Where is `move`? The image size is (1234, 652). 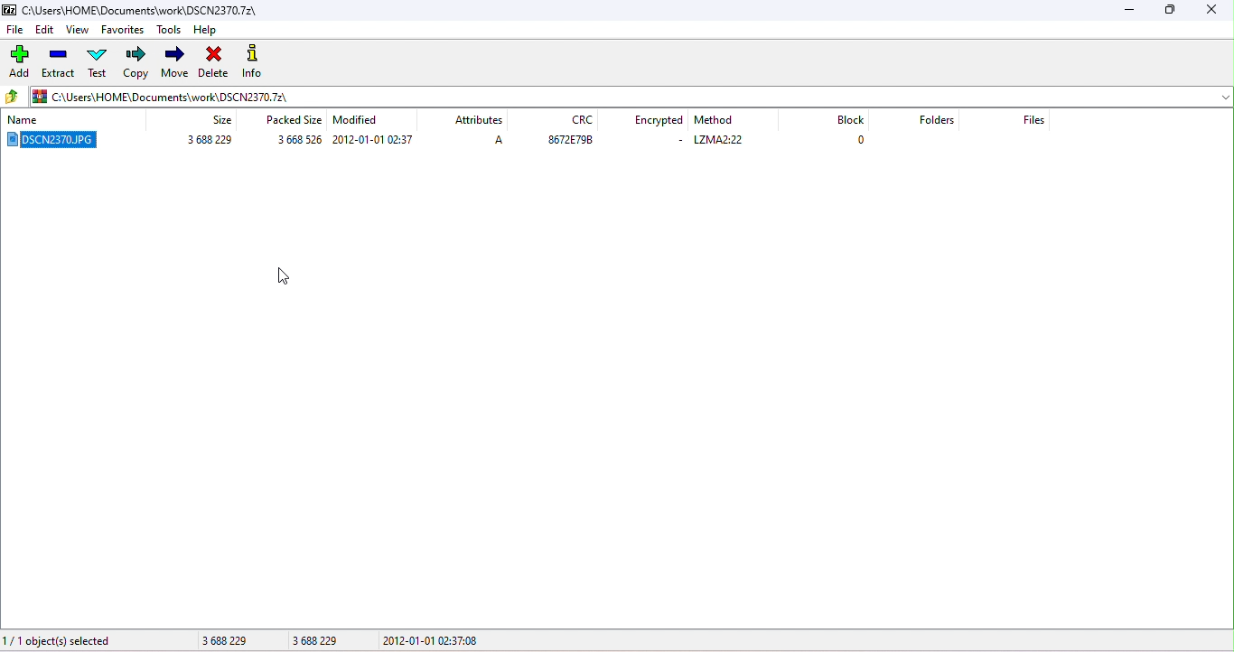
move is located at coordinates (176, 61).